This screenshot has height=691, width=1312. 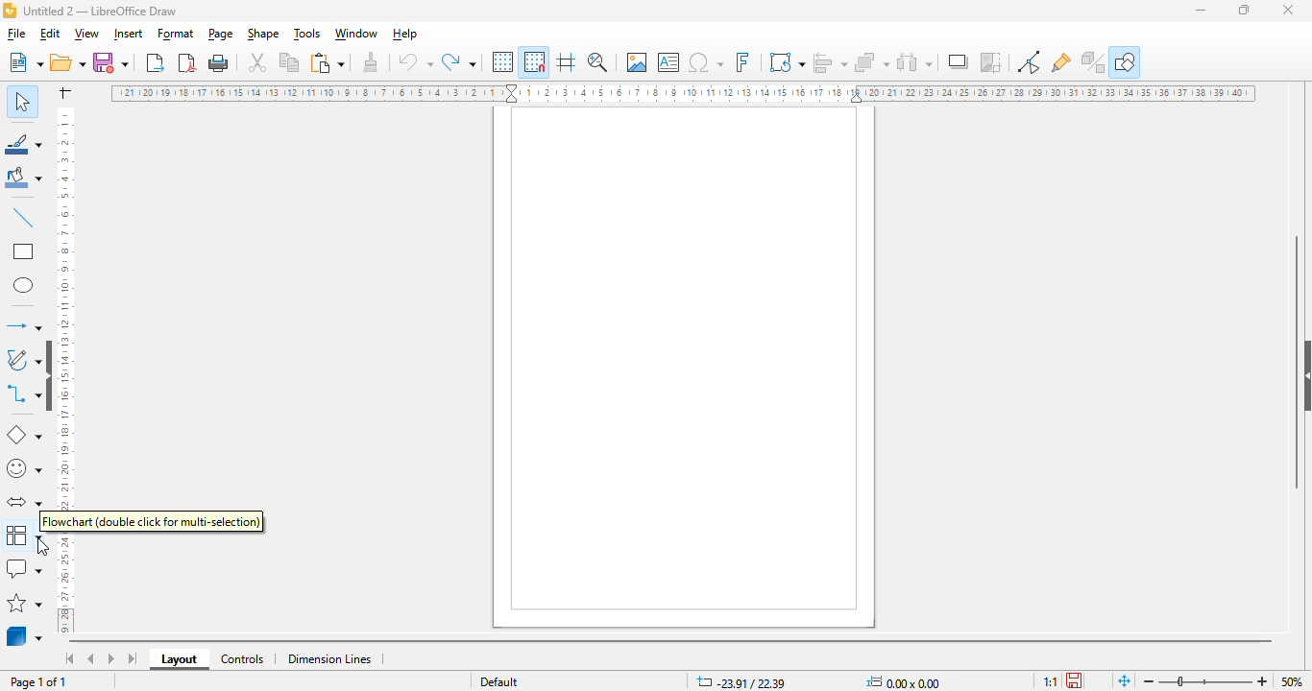 I want to click on basic shapes, so click(x=25, y=435).